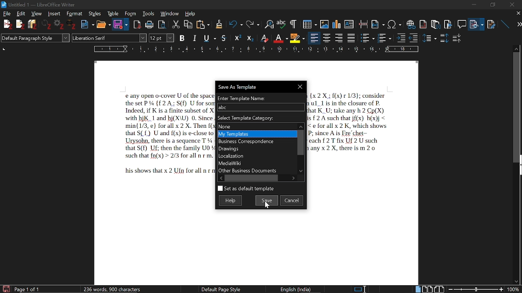  What do you see at coordinates (224, 38) in the screenshot?
I see `Strike through` at bounding box center [224, 38].